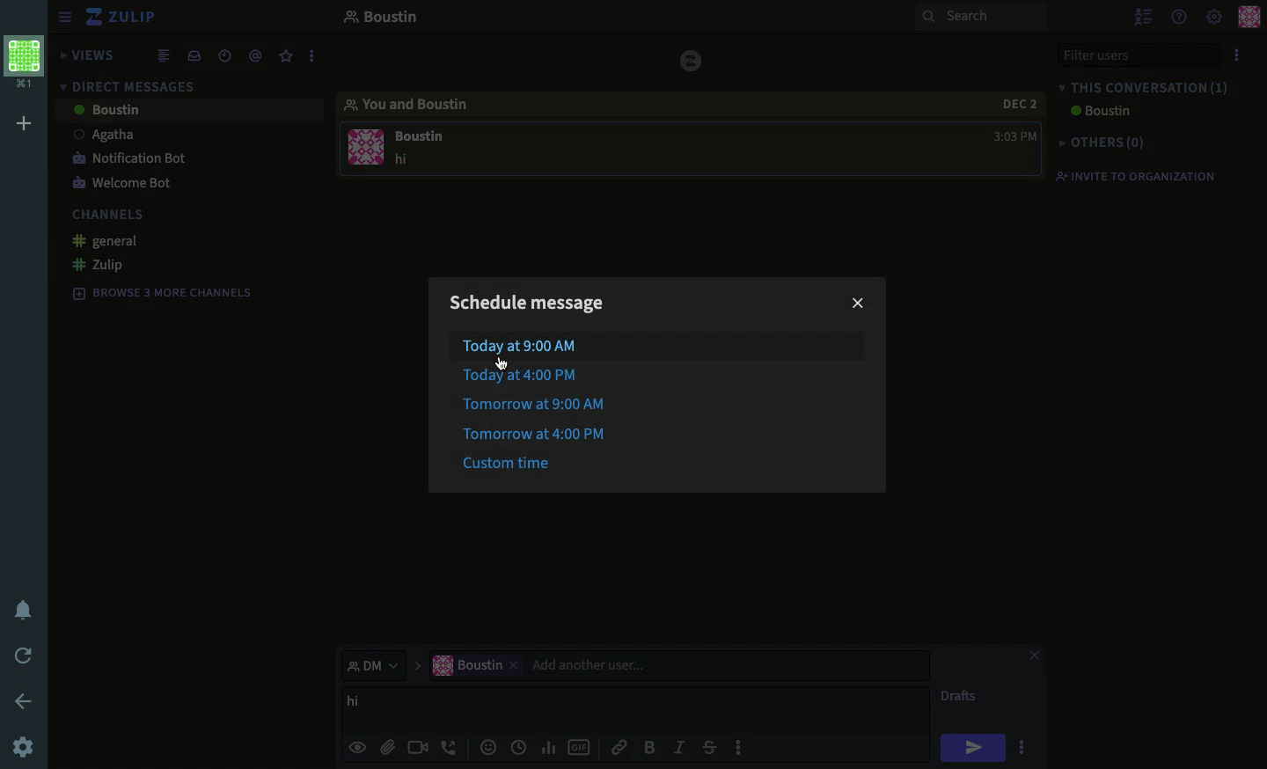  What do you see at coordinates (1024, 751) in the screenshot?
I see `click` at bounding box center [1024, 751].